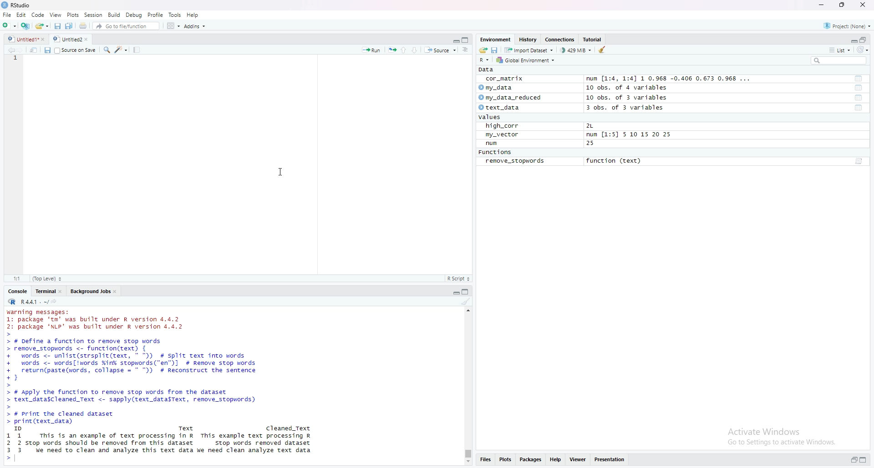  Describe the element at coordinates (75, 40) in the screenshot. I see `Untitled2` at that location.